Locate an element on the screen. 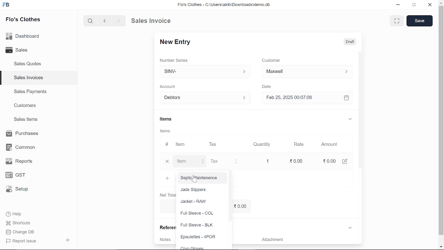 This screenshot has height=250, width=444. cursor is located at coordinates (194, 179).